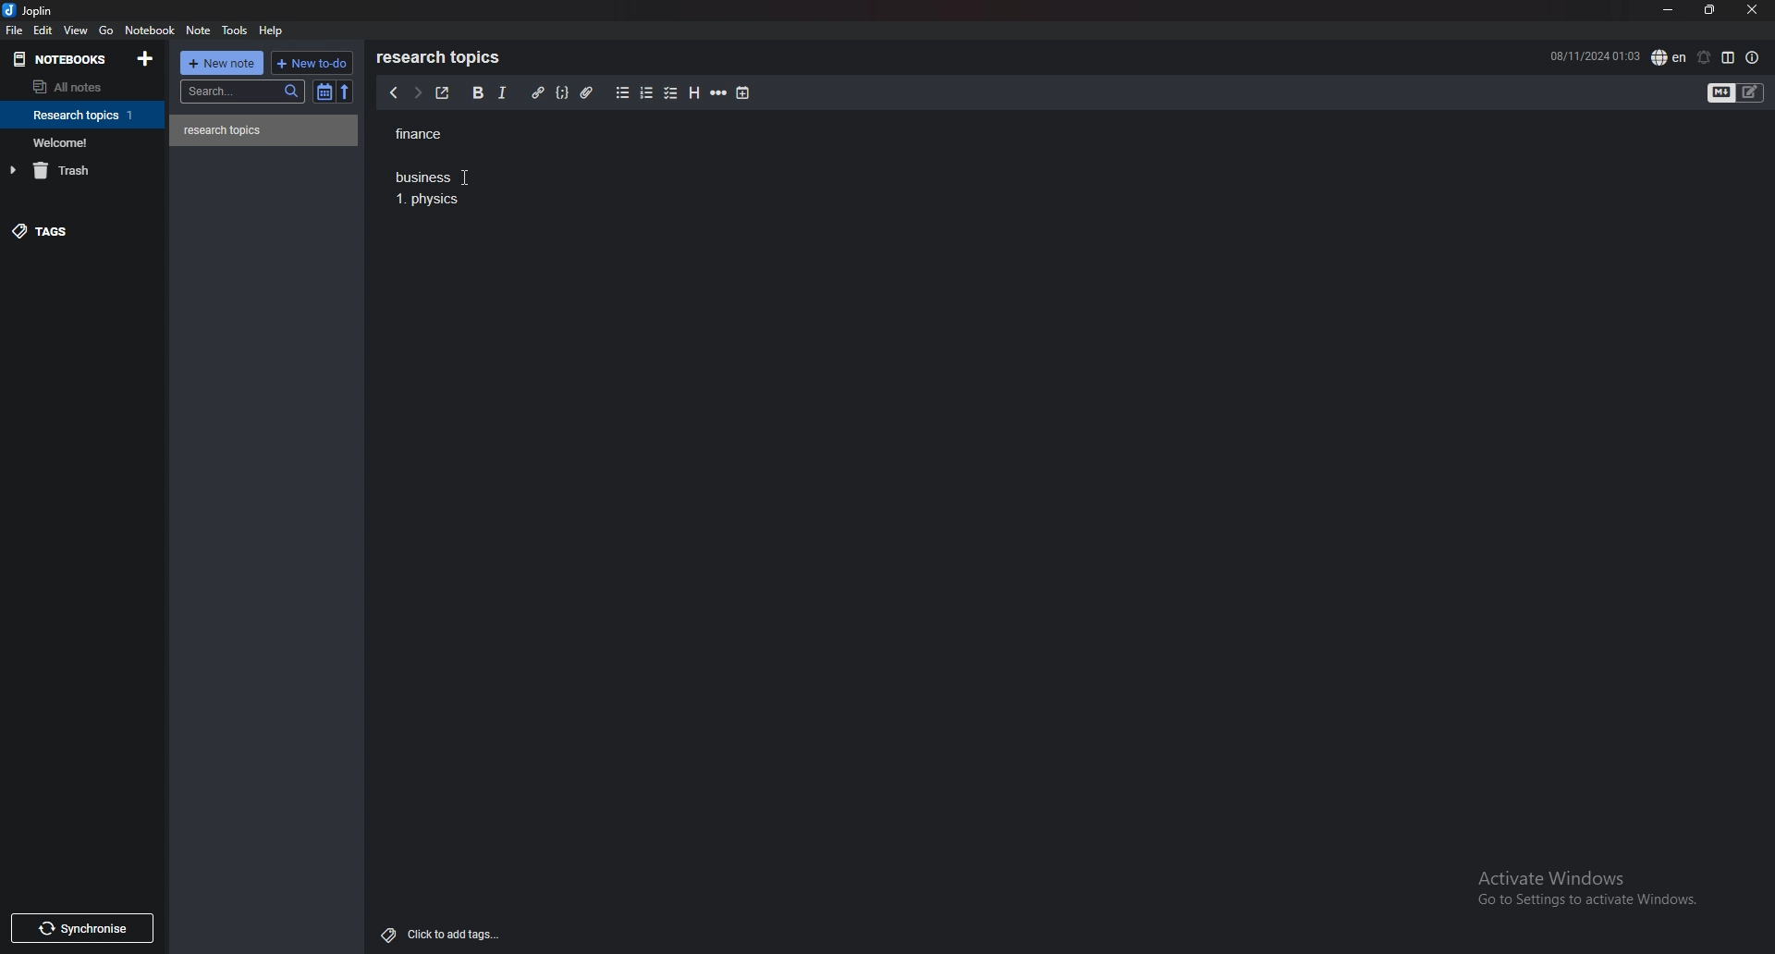 The width and height of the screenshot is (1775, 954). Describe the element at coordinates (537, 93) in the screenshot. I see `hyperlink` at that location.